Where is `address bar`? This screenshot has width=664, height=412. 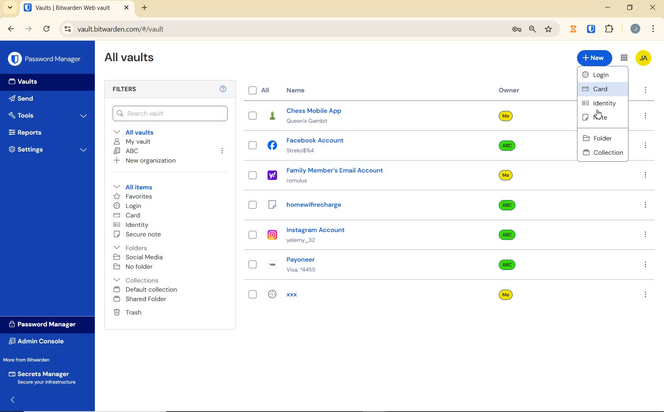
address bar is located at coordinates (280, 29).